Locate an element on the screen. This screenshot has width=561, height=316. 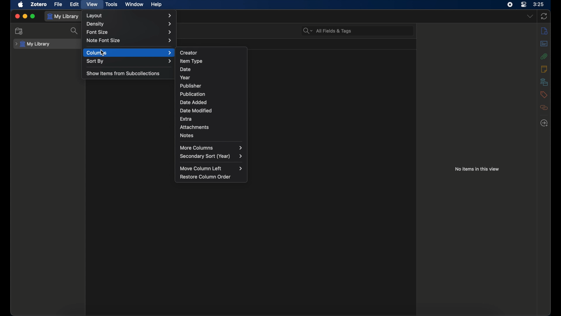
screen recorder is located at coordinates (510, 4).